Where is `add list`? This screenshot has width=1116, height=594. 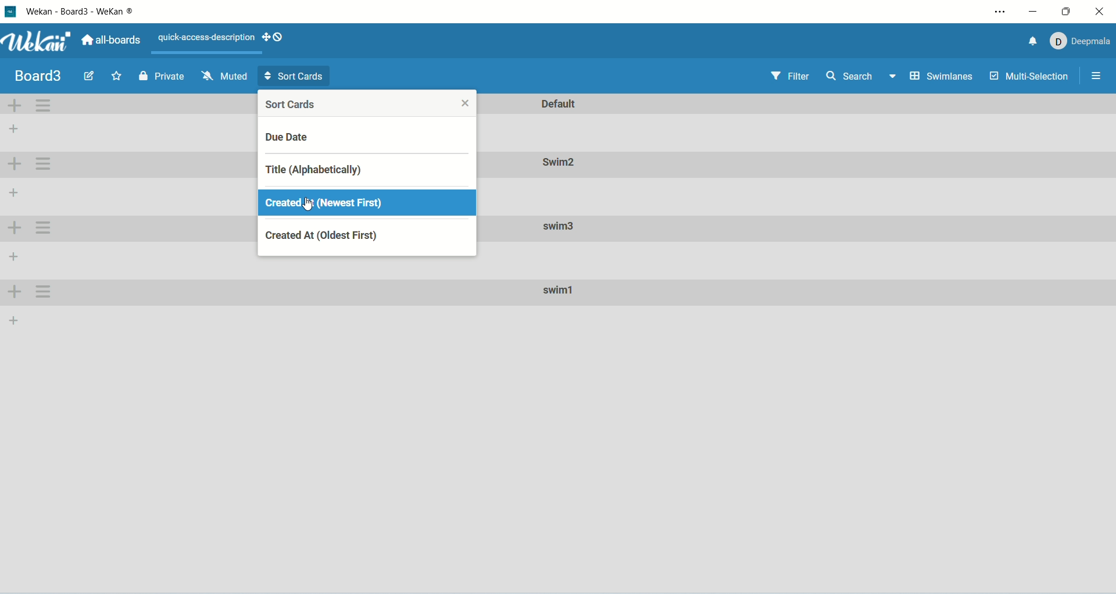 add list is located at coordinates (13, 254).